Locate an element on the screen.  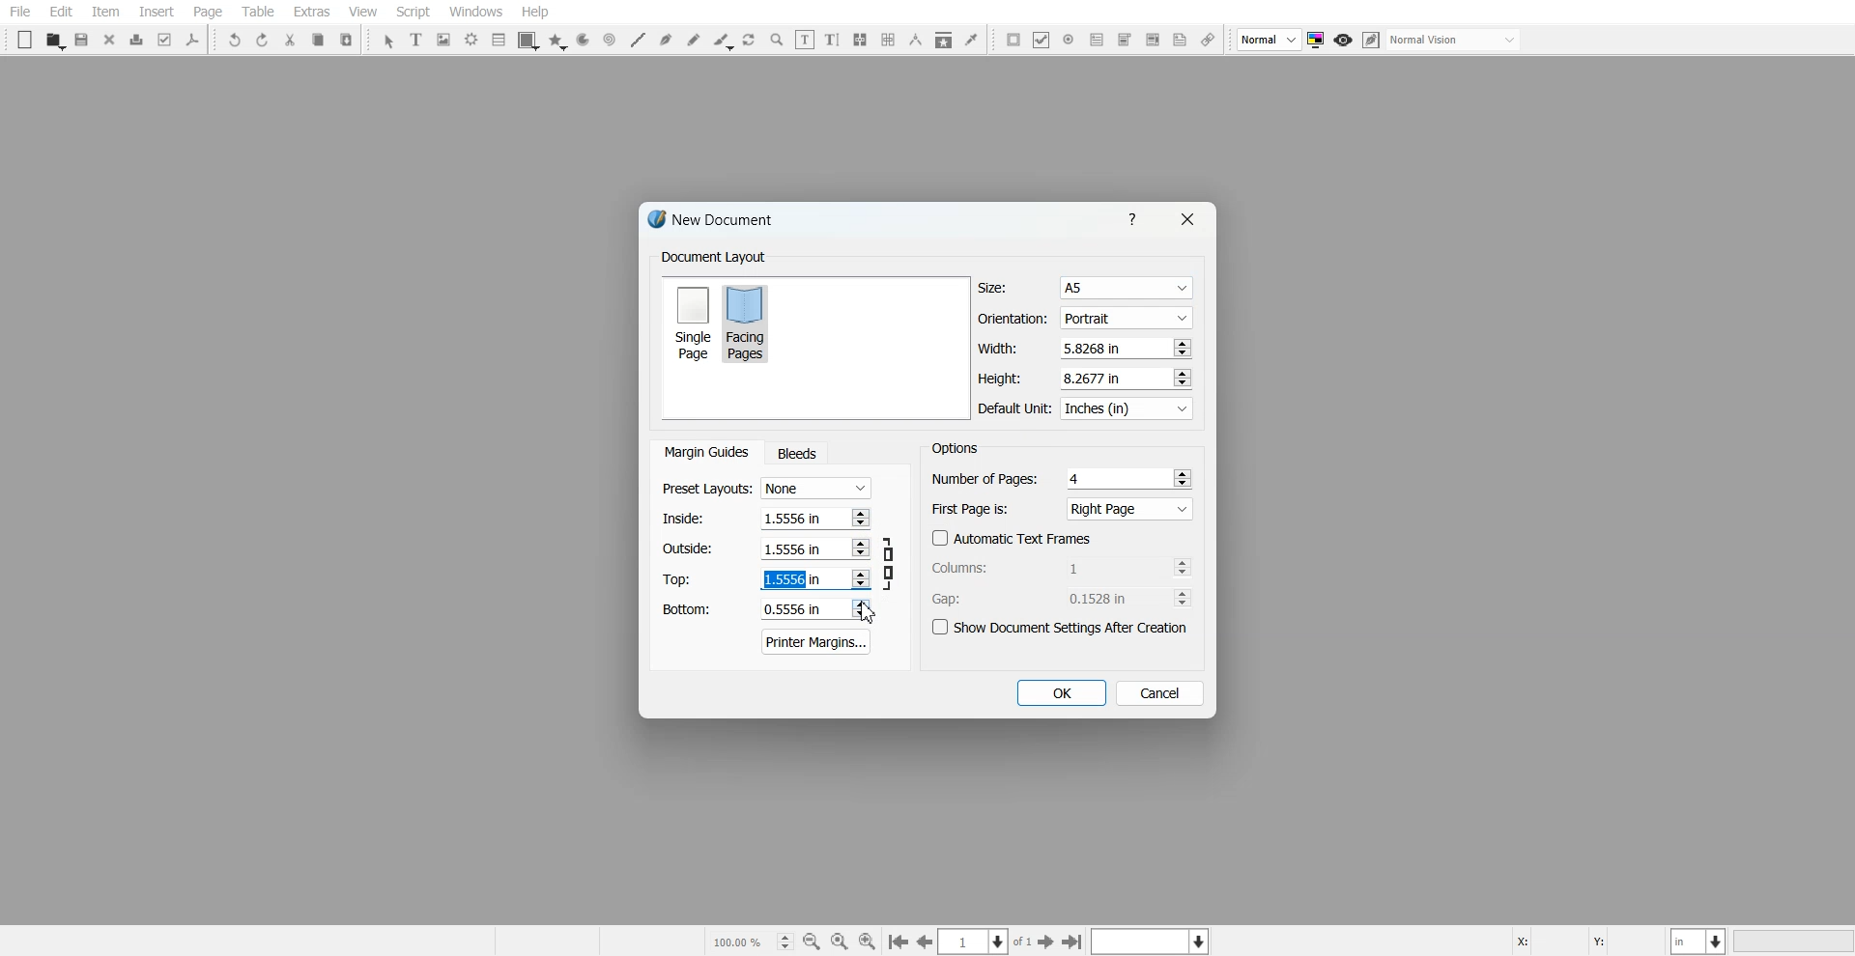
List is located at coordinates (499, 39).